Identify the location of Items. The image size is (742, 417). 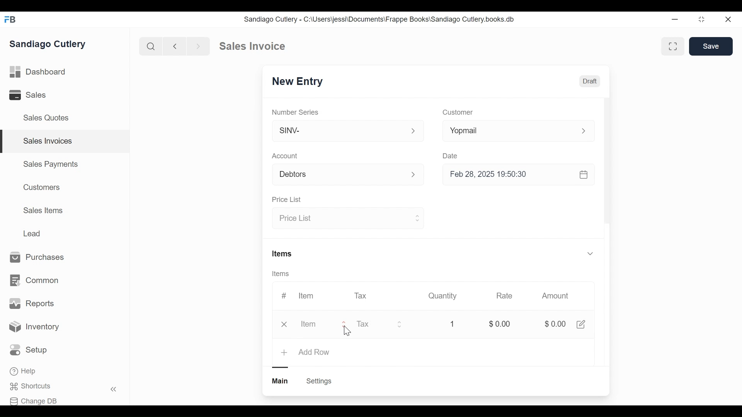
(283, 253).